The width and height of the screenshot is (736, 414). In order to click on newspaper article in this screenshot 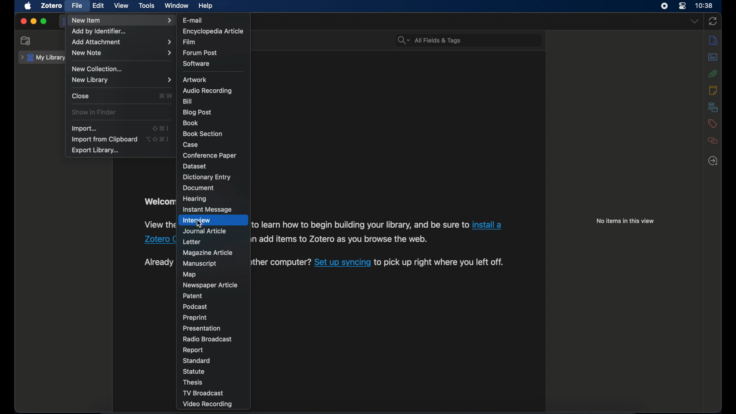, I will do `click(211, 285)`.